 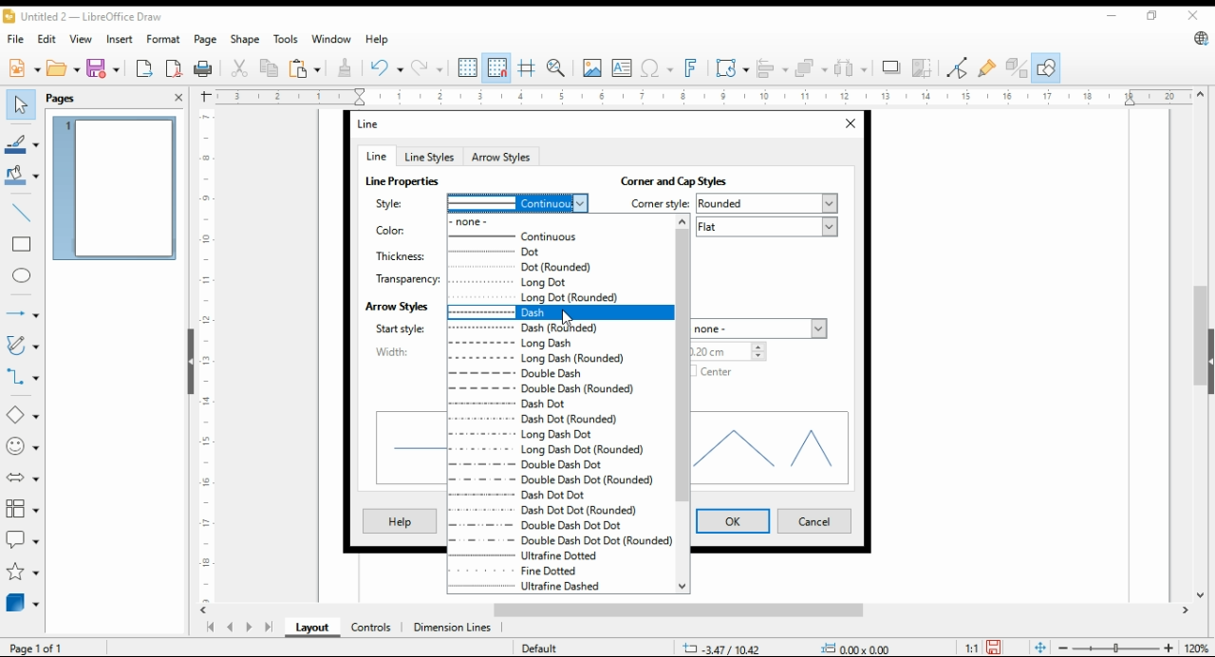 What do you see at coordinates (536, 496) in the screenshot?
I see `dash dot dot` at bounding box center [536, 496].